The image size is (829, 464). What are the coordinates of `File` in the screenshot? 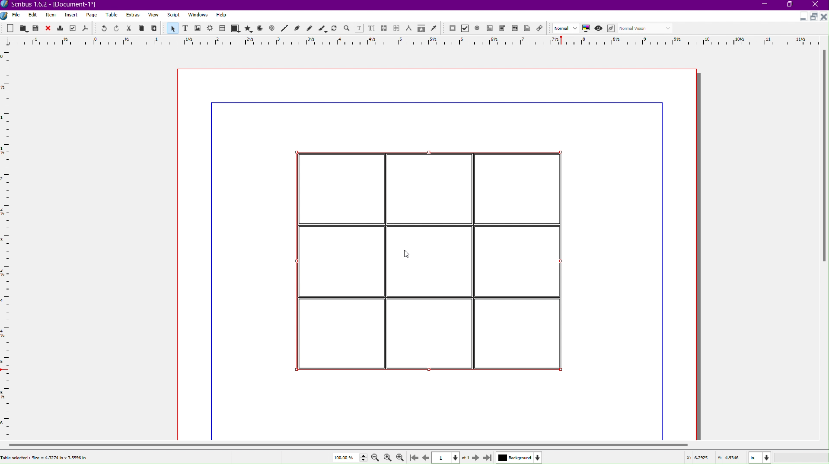 It's located at (15, 15).